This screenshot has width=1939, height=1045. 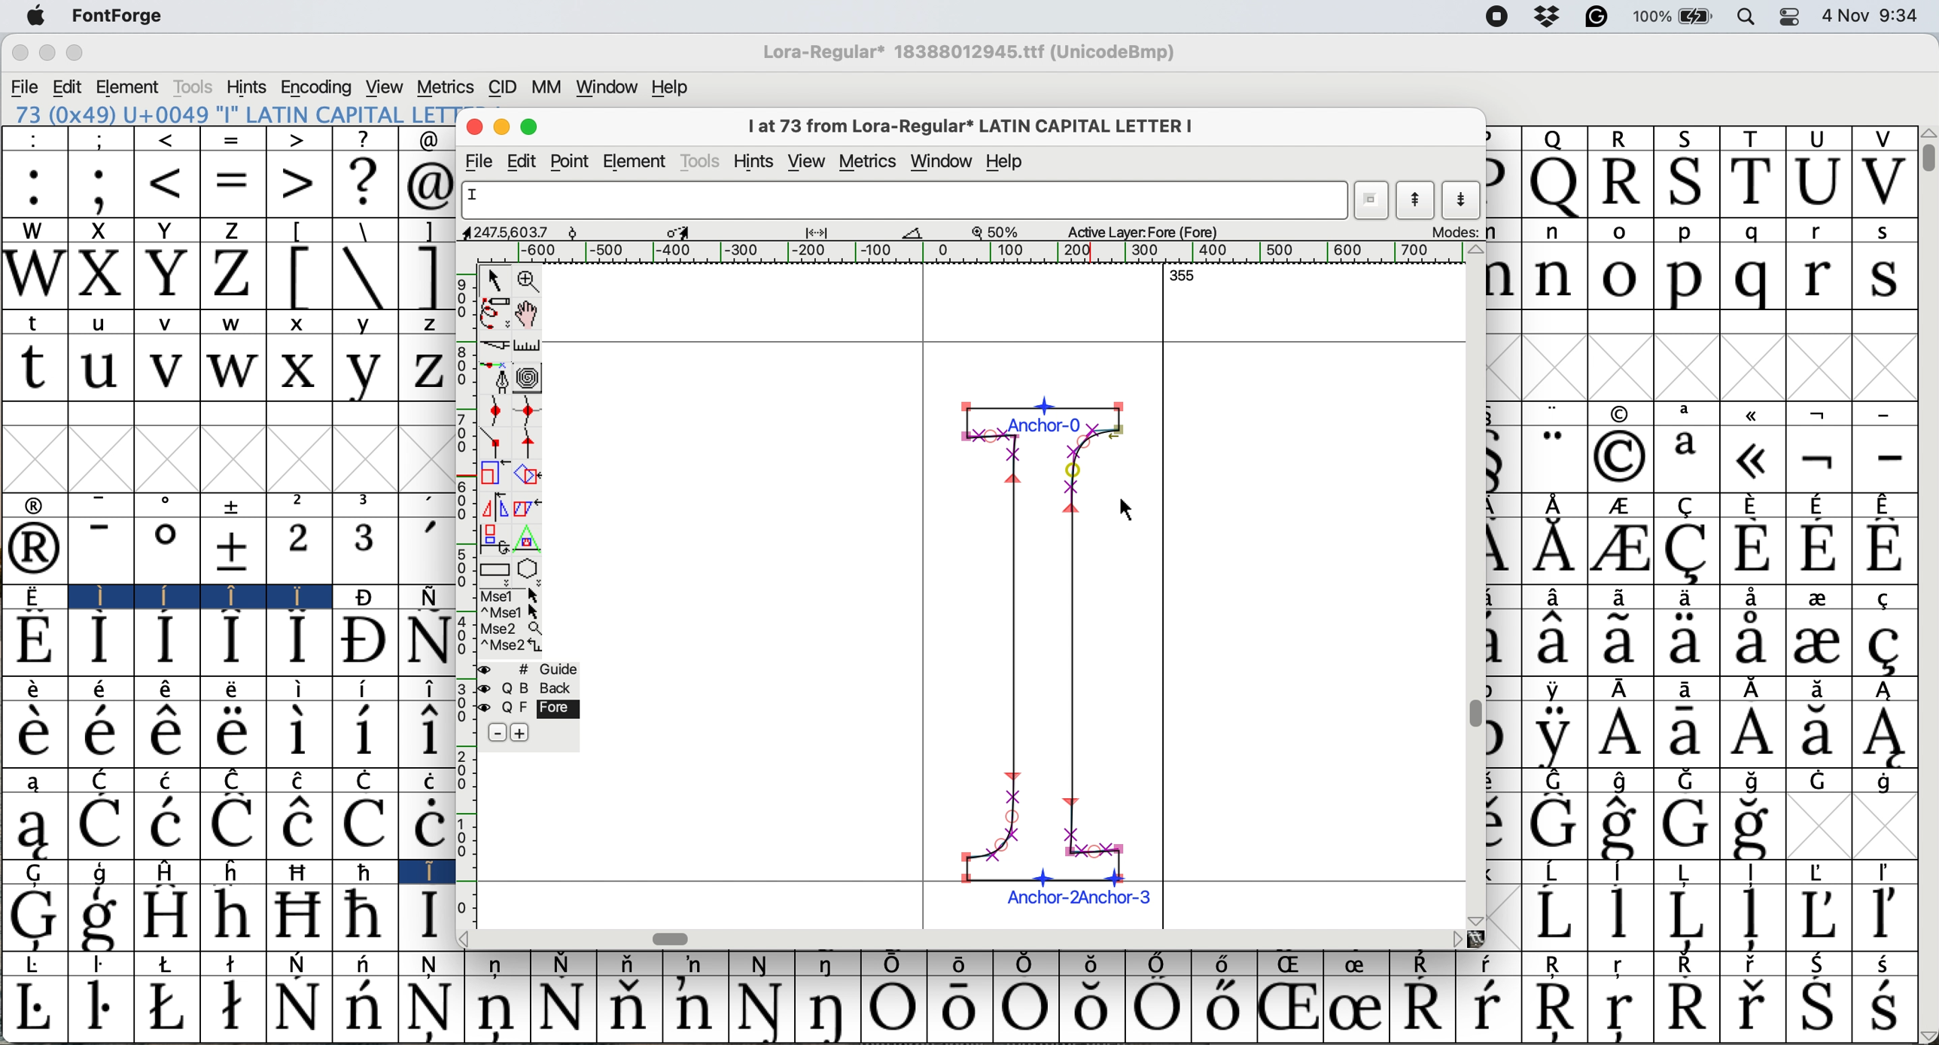 I want to click on symbol, so click(x=38, y=504).